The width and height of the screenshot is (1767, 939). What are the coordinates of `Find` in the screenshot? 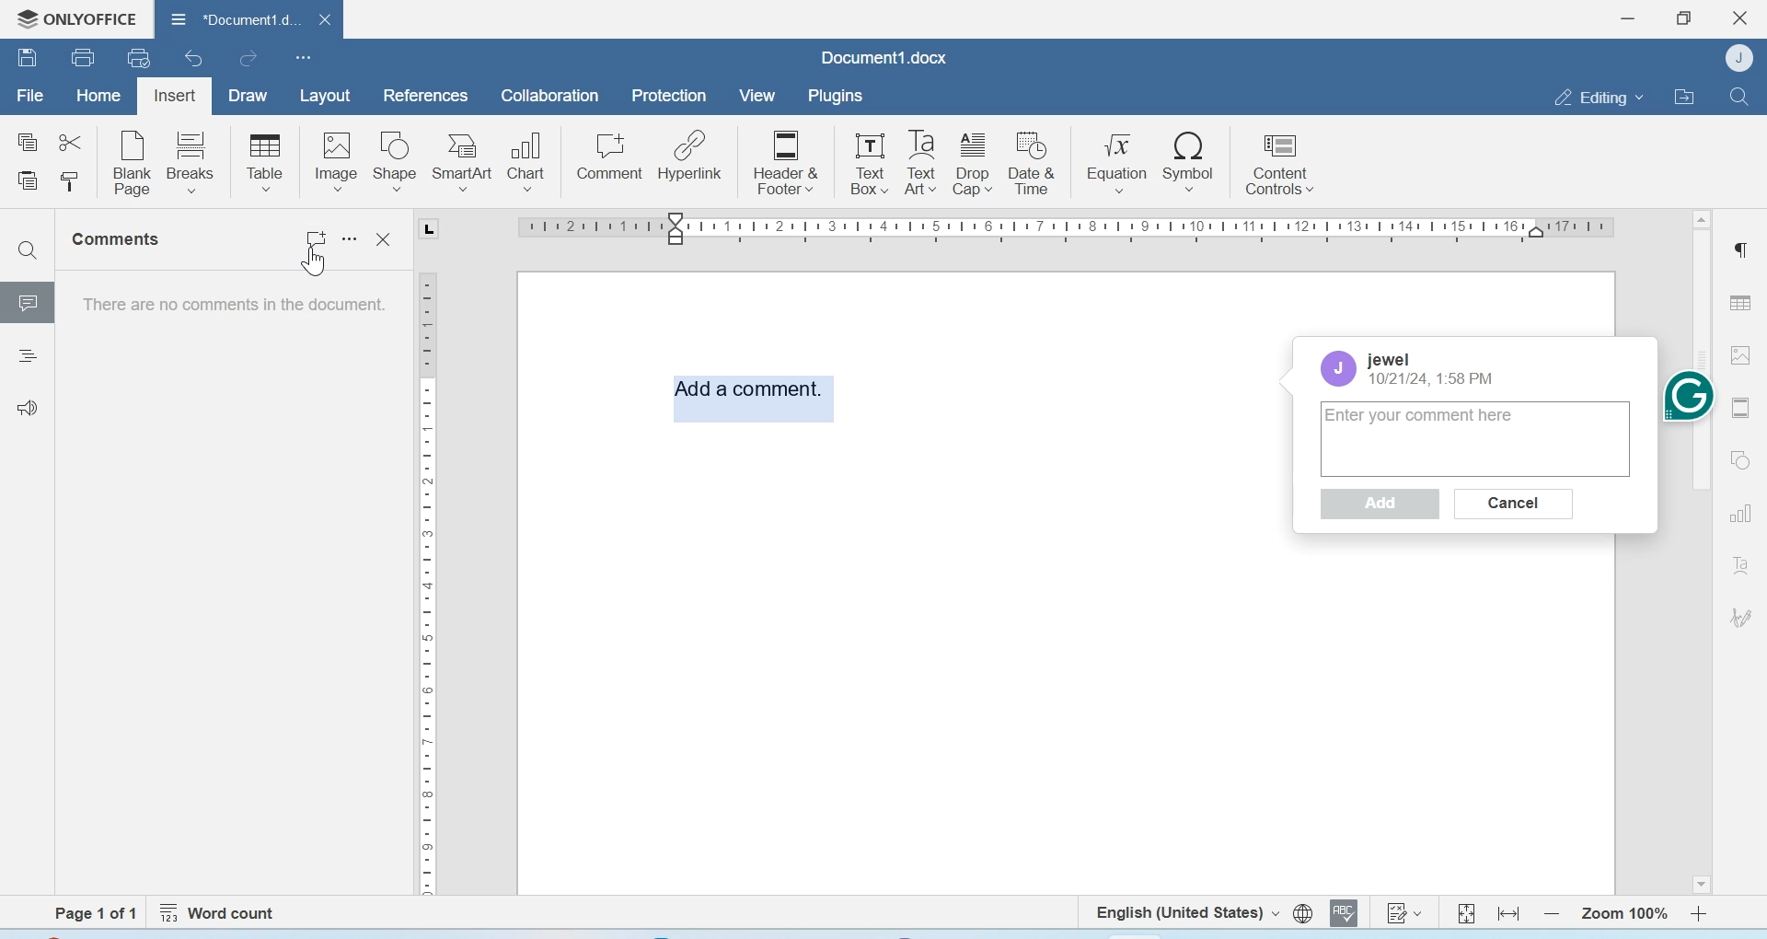 It's located at (1738, 96).